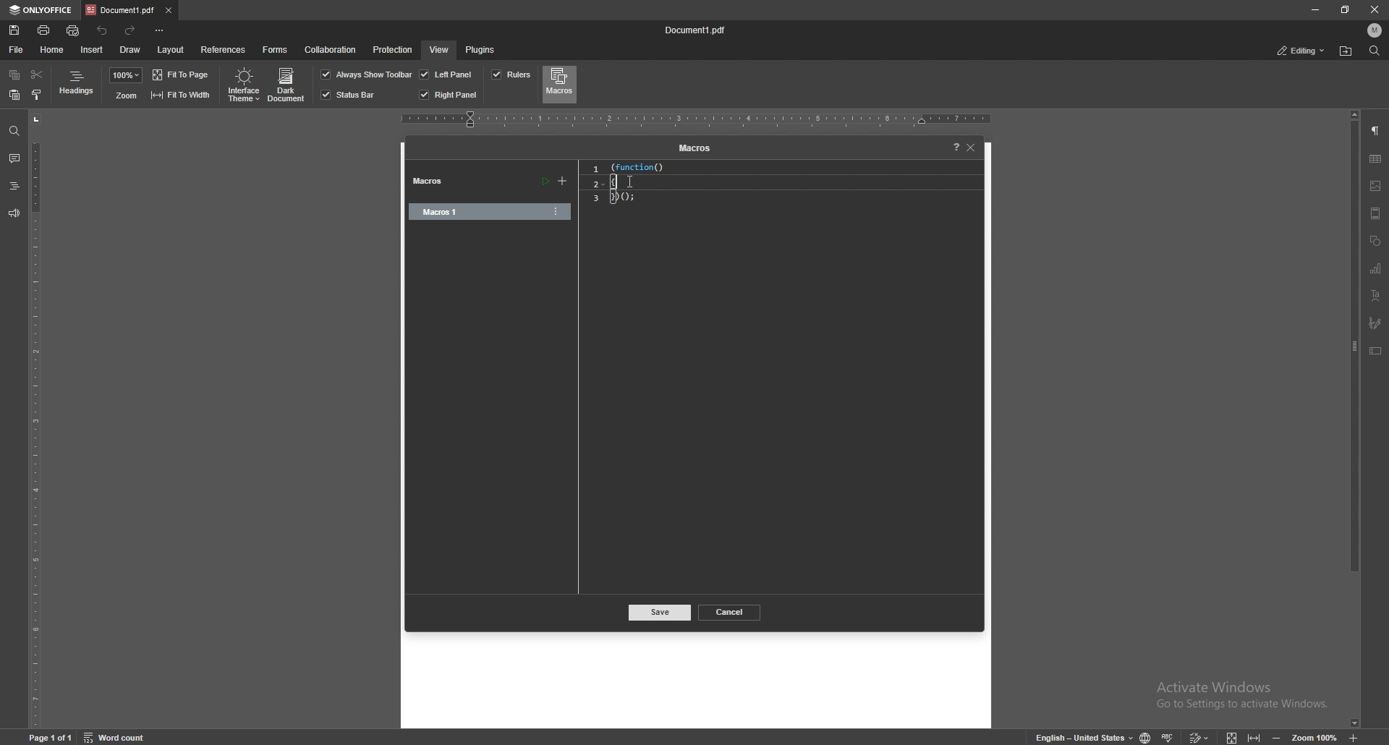 This screenshot has width=1389, height=745. What do you see at coordinates (14, 95) in the screenshot?
I see `paste` at bounding box center [14, 95].